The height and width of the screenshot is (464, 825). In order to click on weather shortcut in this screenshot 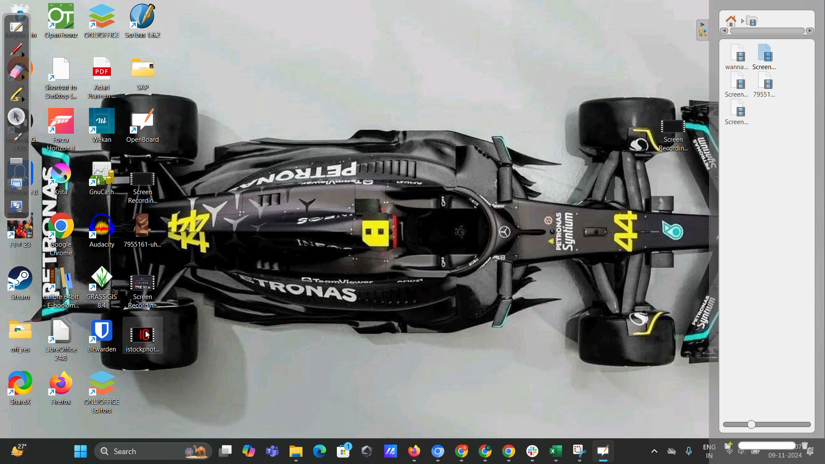, I will do `click(16, 450)`.